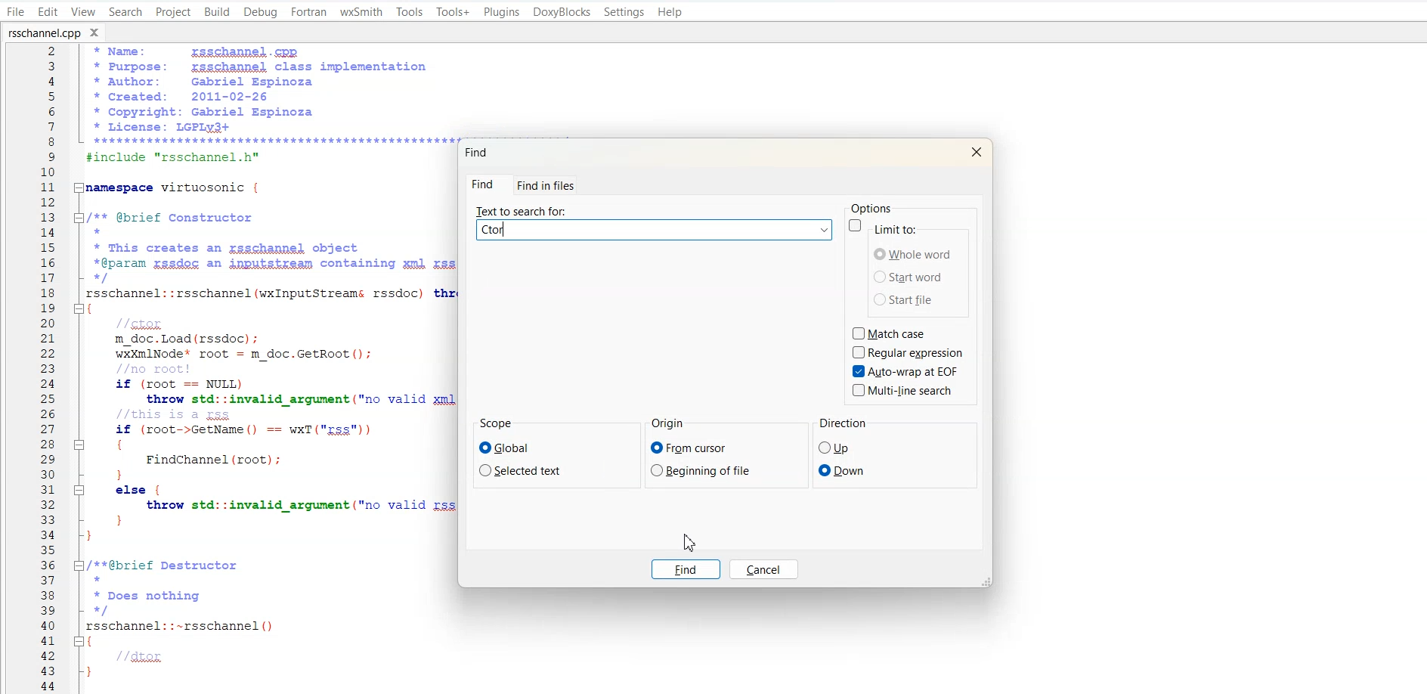 The height and width of the screenshot is (694, 1427). I want to click on Text, so click(655, 230).